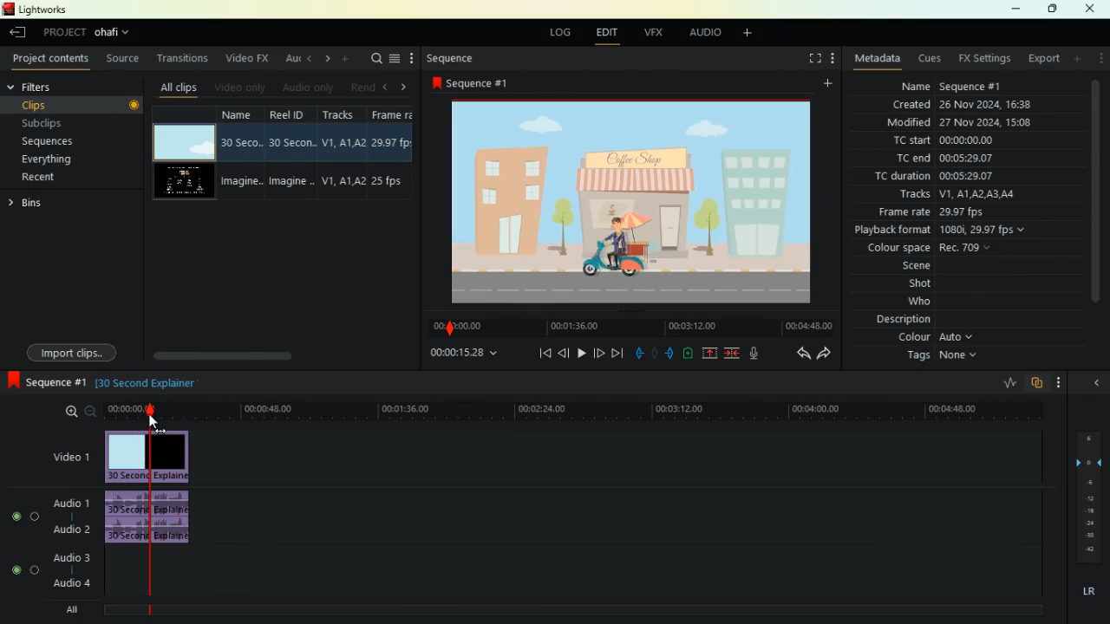 The image size is (1110, 624). Describe the element at coordinates (1043, 59) in the screenshot. I see `export` at that location.